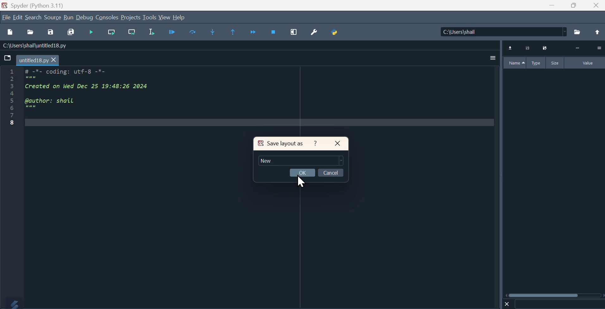 The height and width of the screenshot is (309, 605). What do you see at coordinates (504, 32) in the screenshot?
I see `C:\user\shall` at bounding box center [504, 32].